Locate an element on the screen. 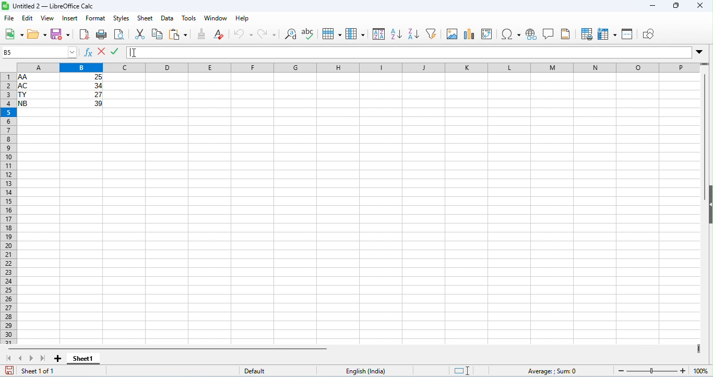  formula bar is located at coordinates (409, 52).